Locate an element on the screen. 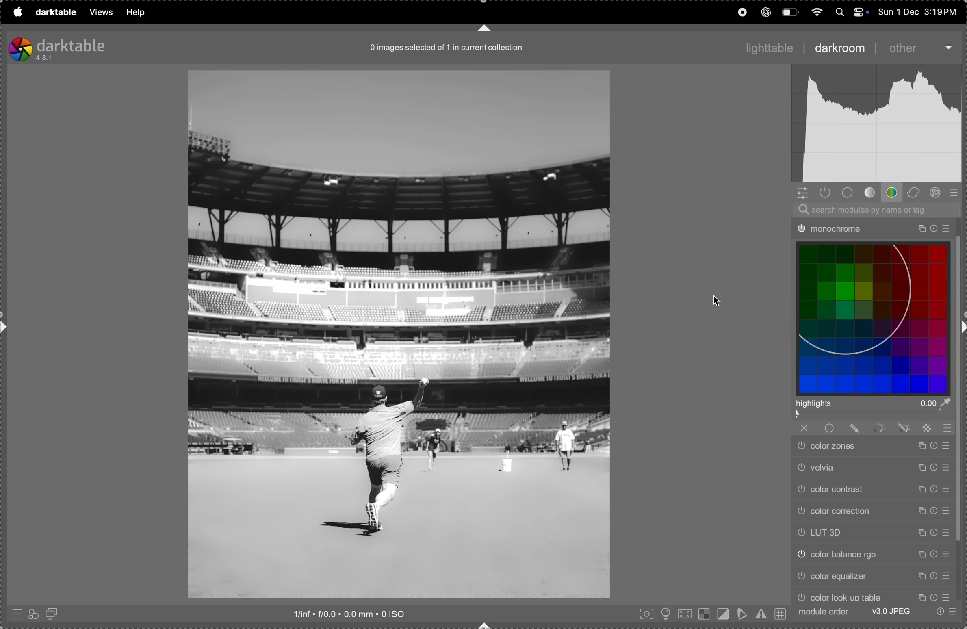 This screenshot has height=629, width=967. views is located at coordinates (100, 12).